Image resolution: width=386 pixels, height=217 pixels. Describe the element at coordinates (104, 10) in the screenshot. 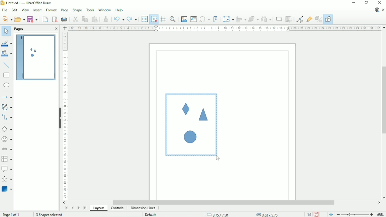

I see `Window` at that location.